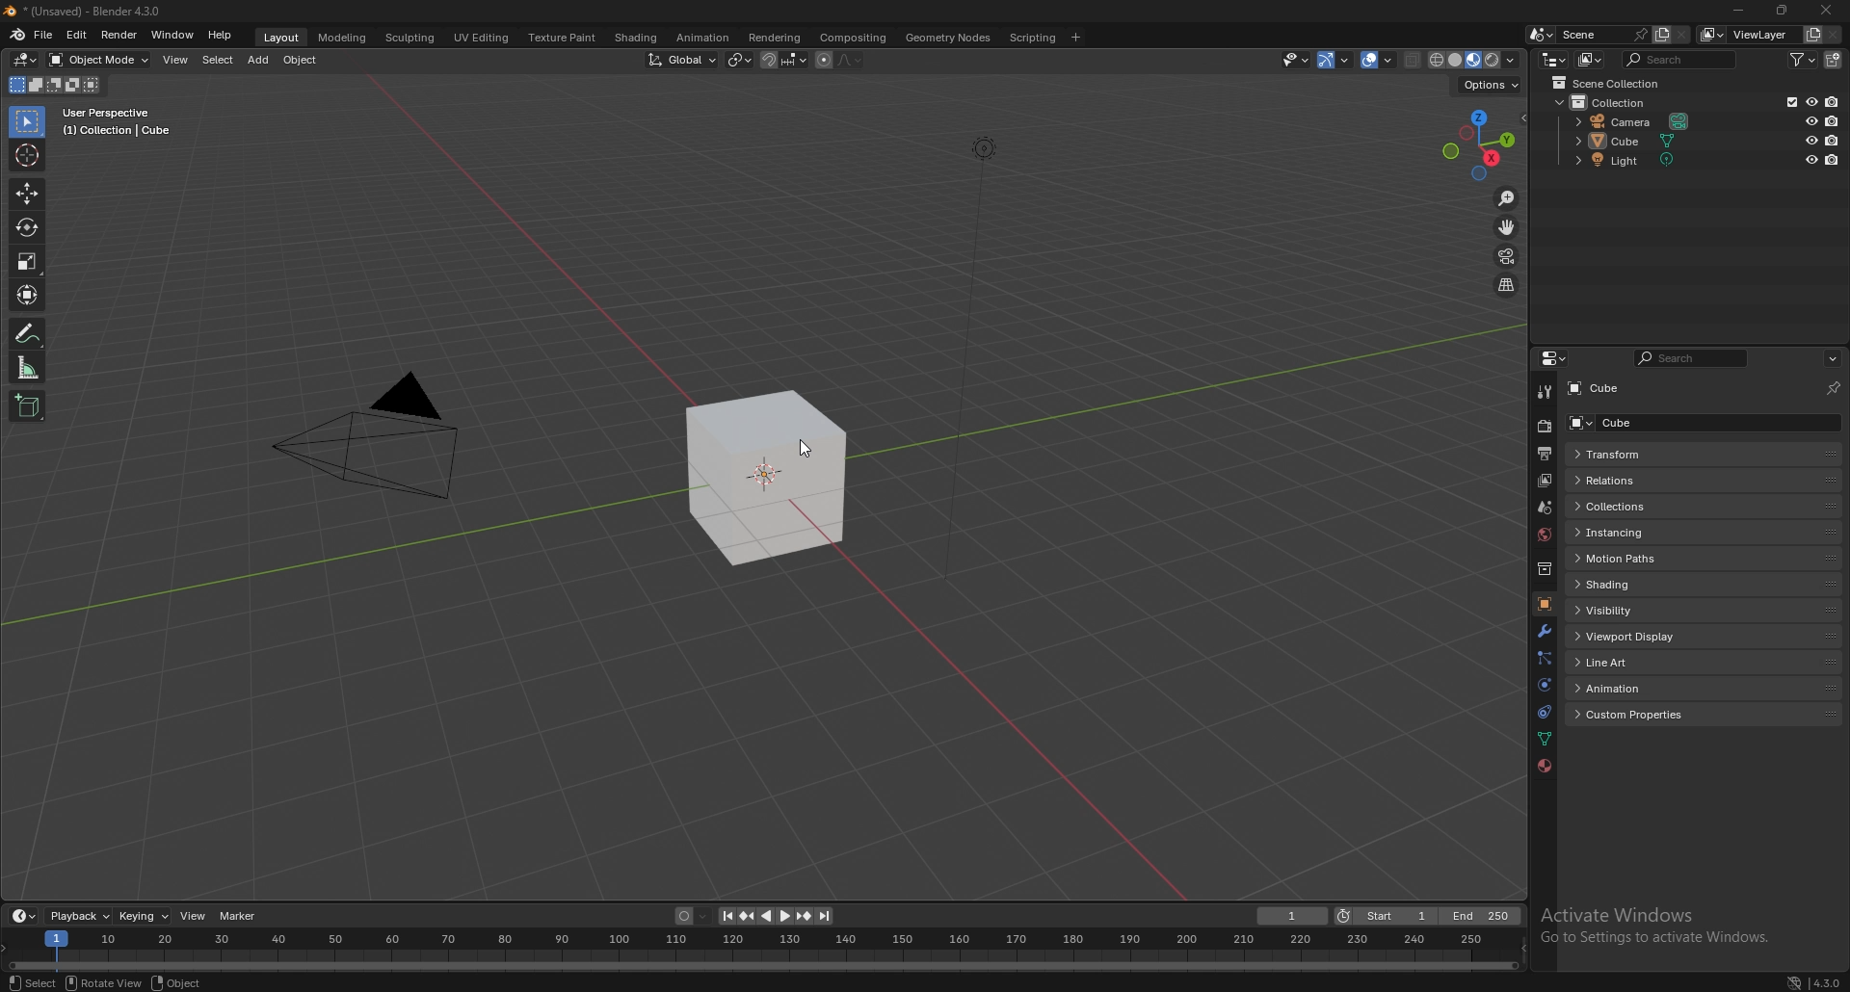 Image resolution: width=1850 pixels, height=992 pixels. What do you see at coordinates (1647, 506) in the screenshot?
I see `collections` at bounding box center [1647, 506].